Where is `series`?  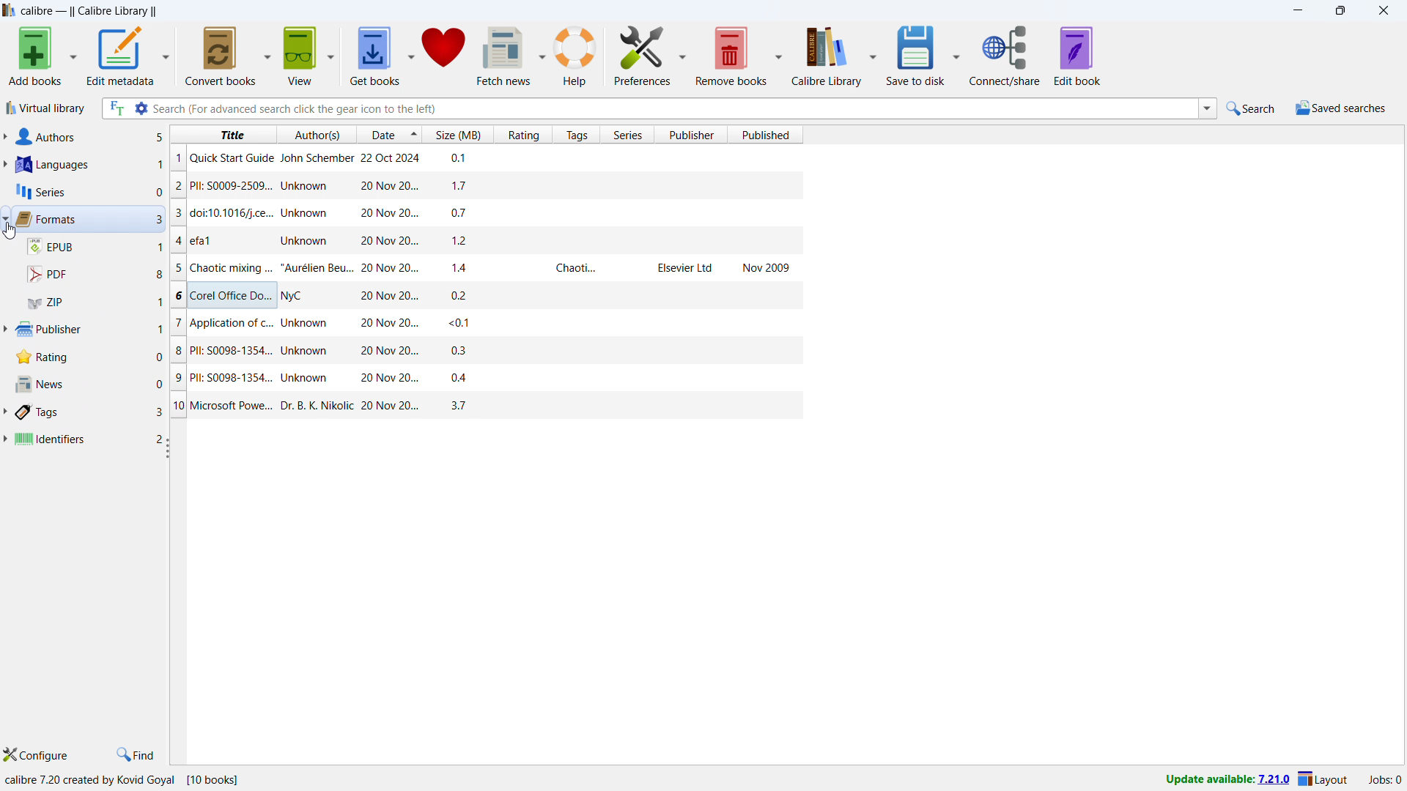
series is located at coordinates (88, 192).